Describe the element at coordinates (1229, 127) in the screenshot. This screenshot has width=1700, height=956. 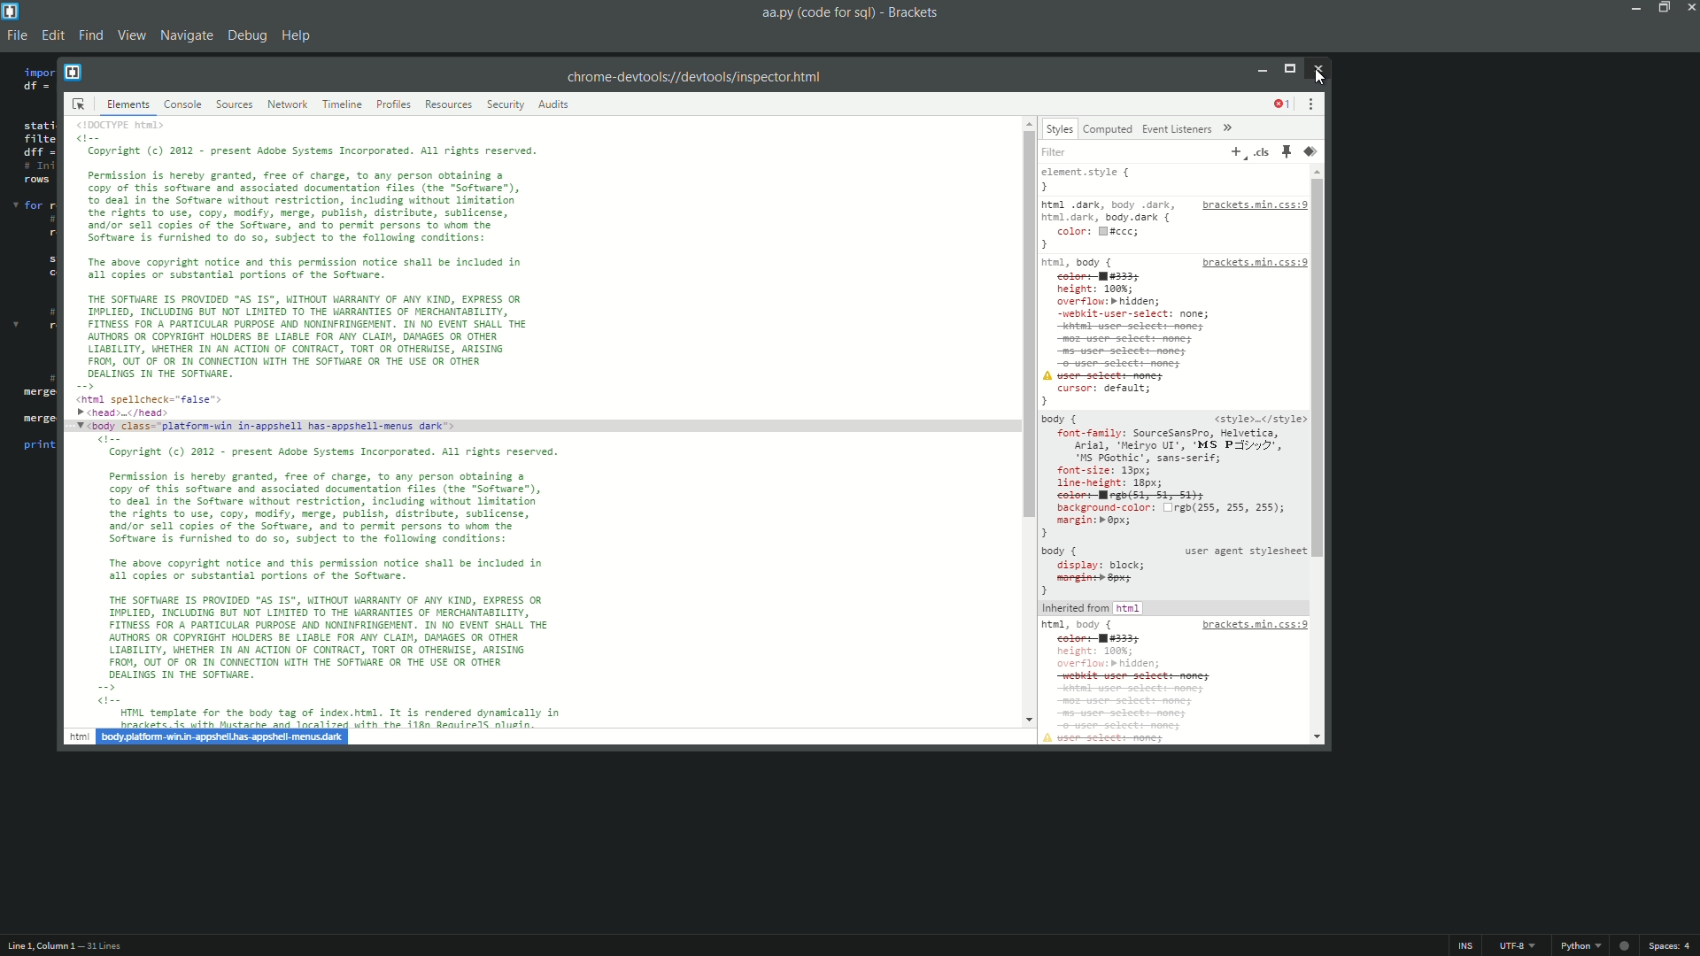
I see `expand` at that location.